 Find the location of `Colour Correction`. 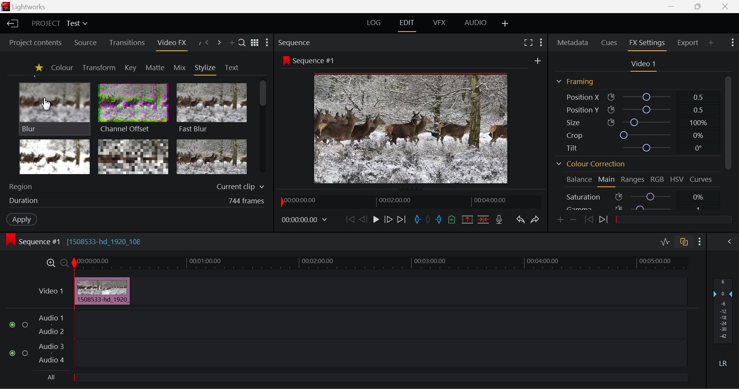

Colour Correction is located at coordinates (591, 163).